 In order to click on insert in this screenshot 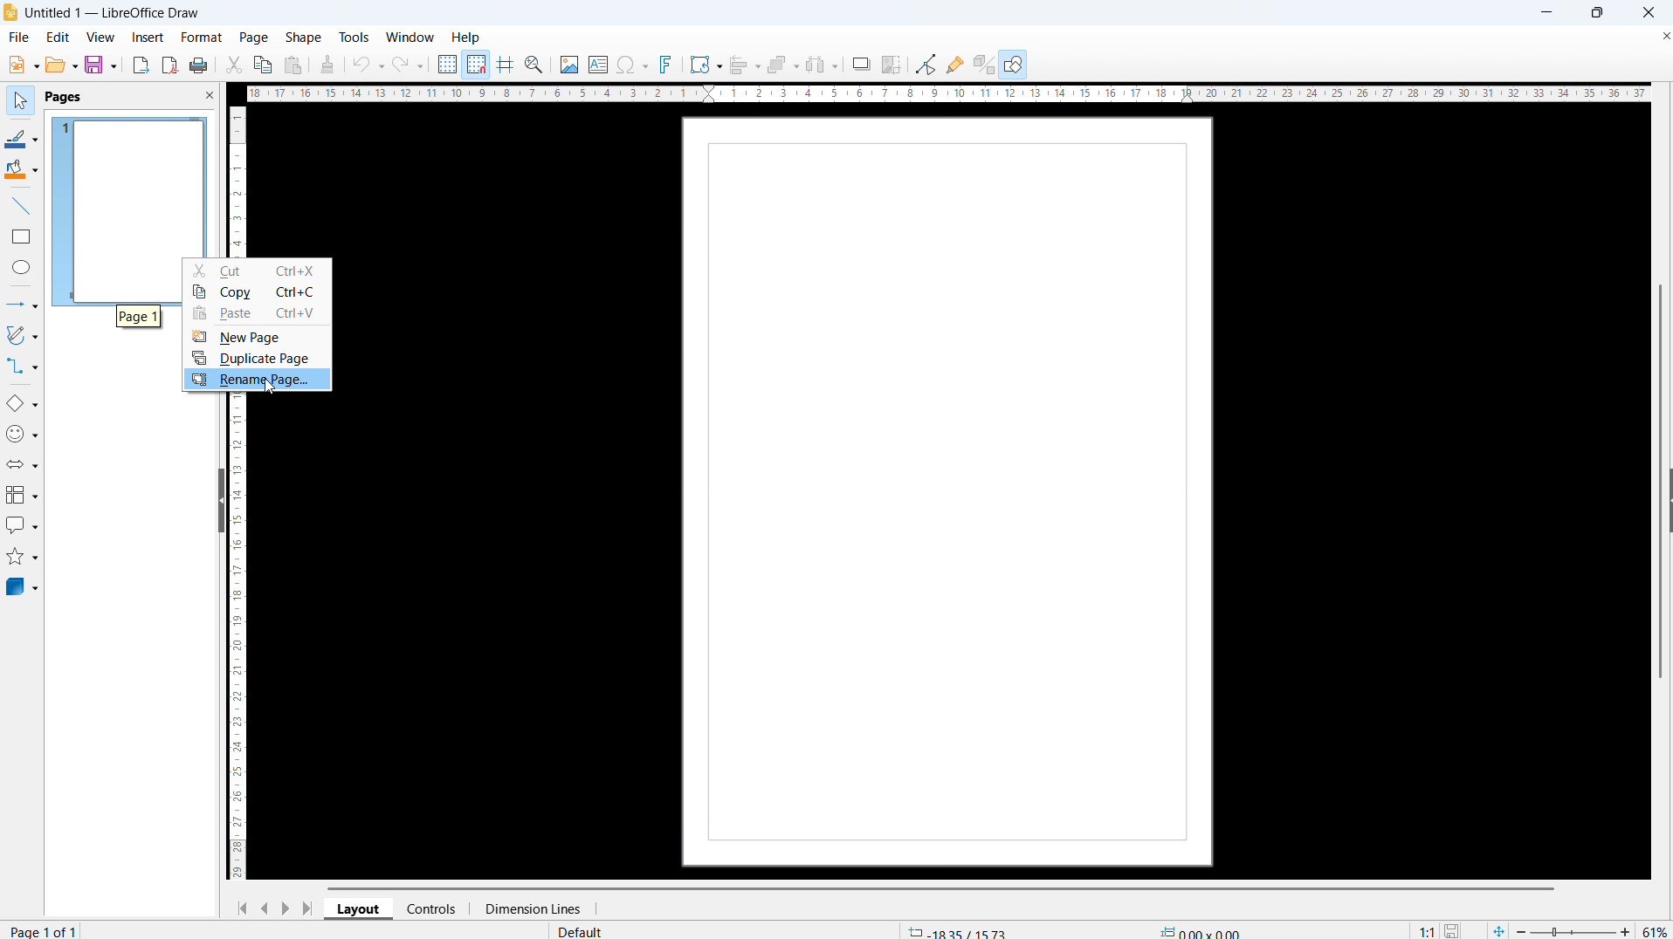, I will do `click(147, 38)`.